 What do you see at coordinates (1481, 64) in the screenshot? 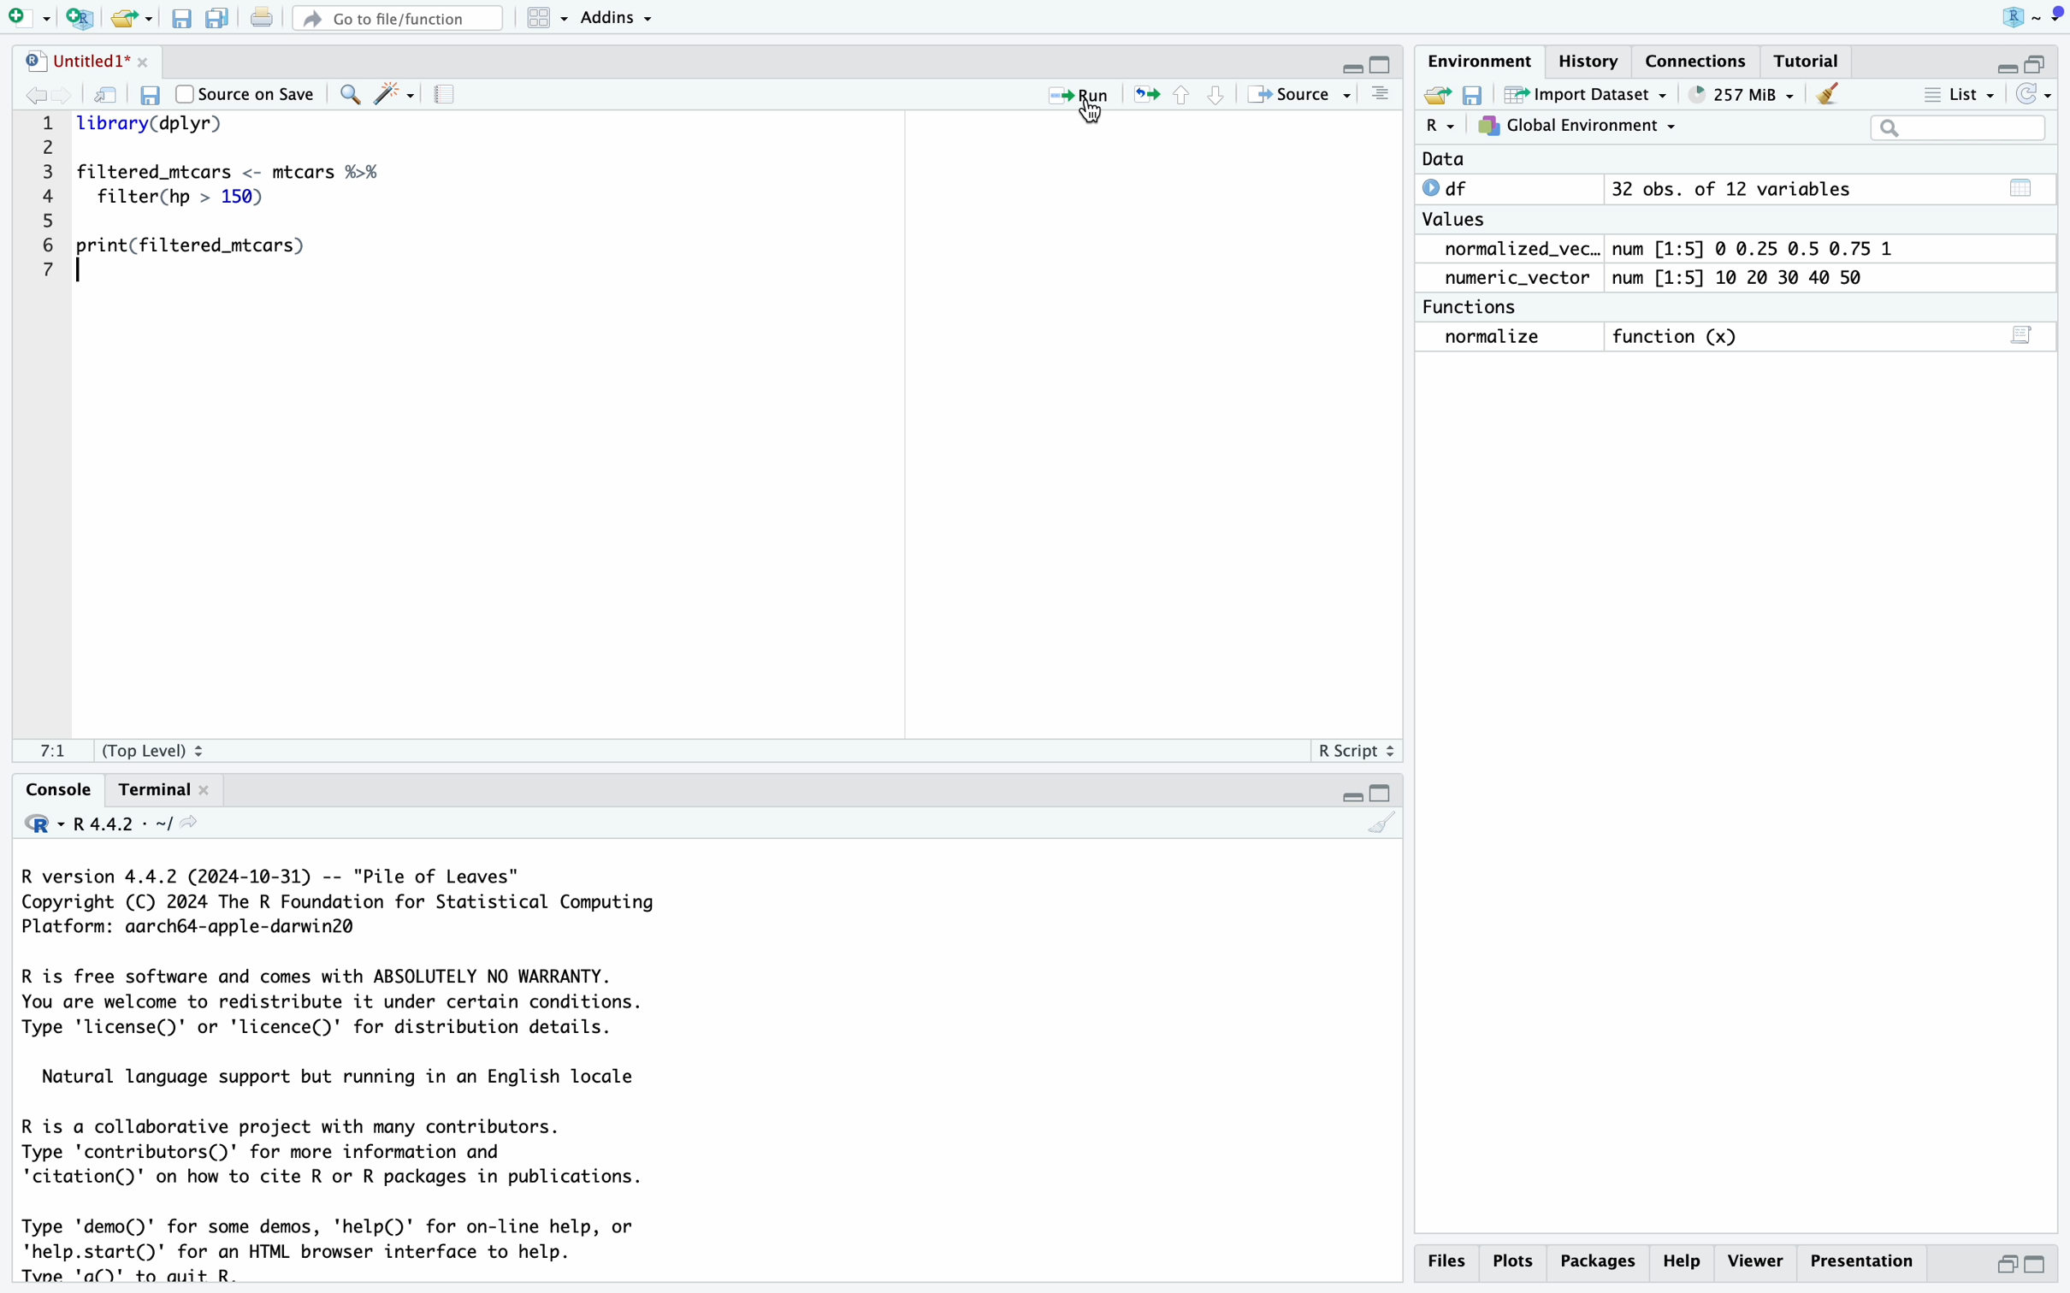
I see `Environment` at bounding box center [1481, 64].